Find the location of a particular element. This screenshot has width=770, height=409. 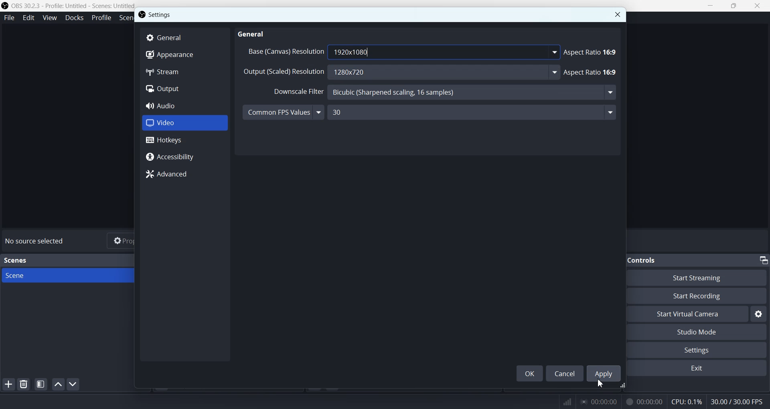

Hotkeys is located at coordinates (185, 140).